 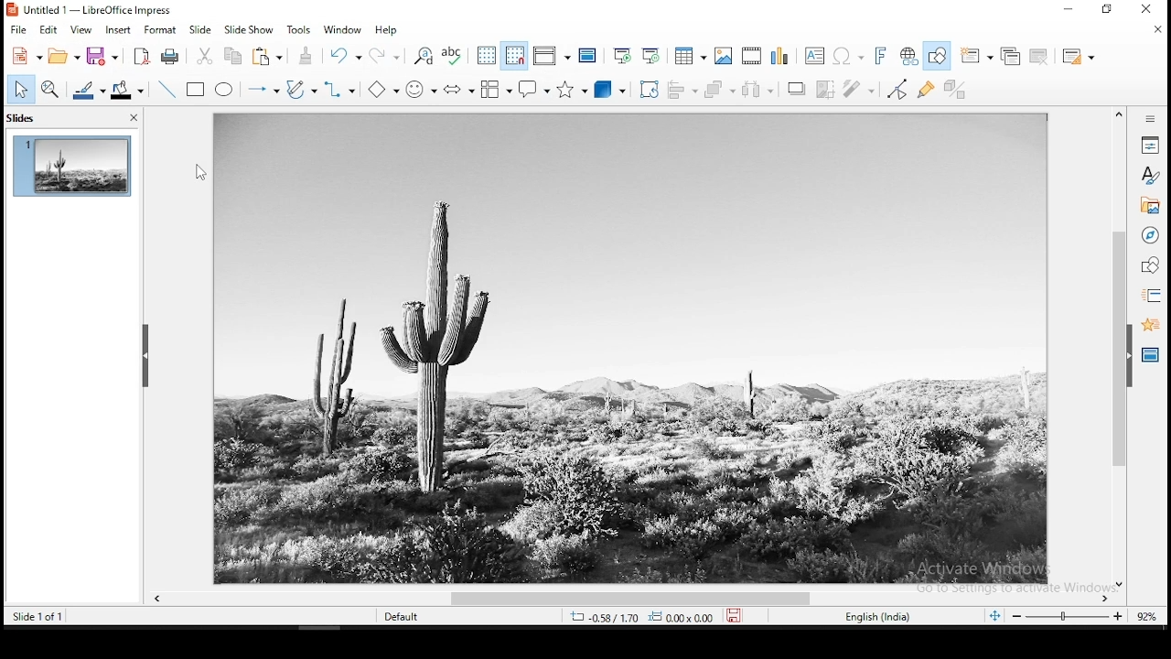 What do you see at coordinates (48, 29) in the screenshot?
I see `edit` at bounding box center [48, 29].